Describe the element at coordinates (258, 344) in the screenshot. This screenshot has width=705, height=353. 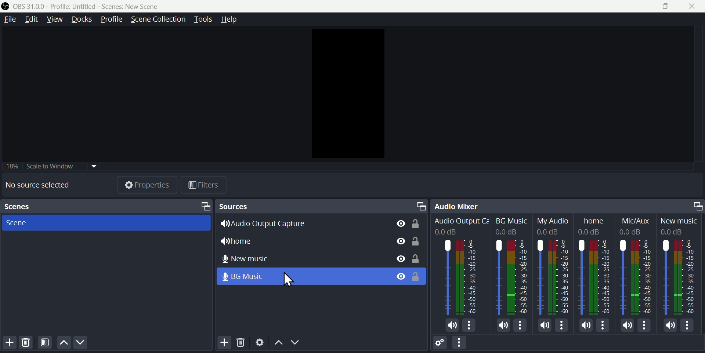
I see `Settings` at that location.